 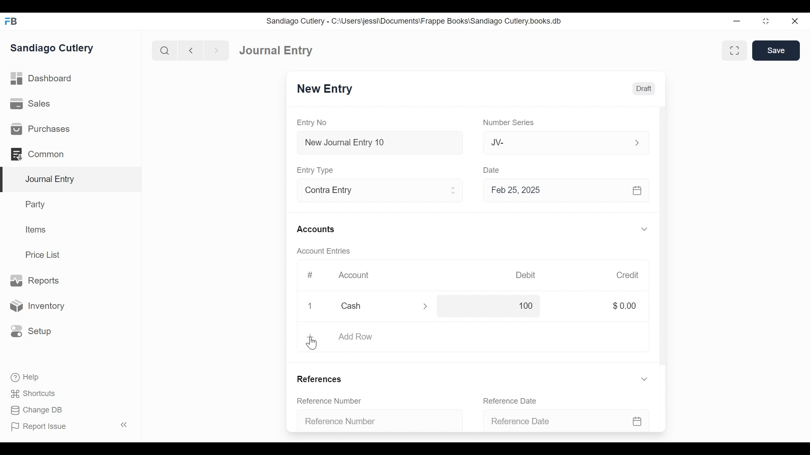 What do you see at coordinates (31, 393) in the screenshot?
I see `Shortcuts` at bounding box center [31, 393].